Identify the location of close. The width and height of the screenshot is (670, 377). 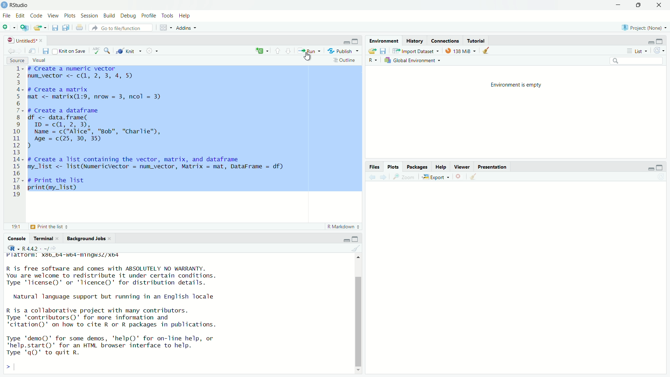
(462, 177).